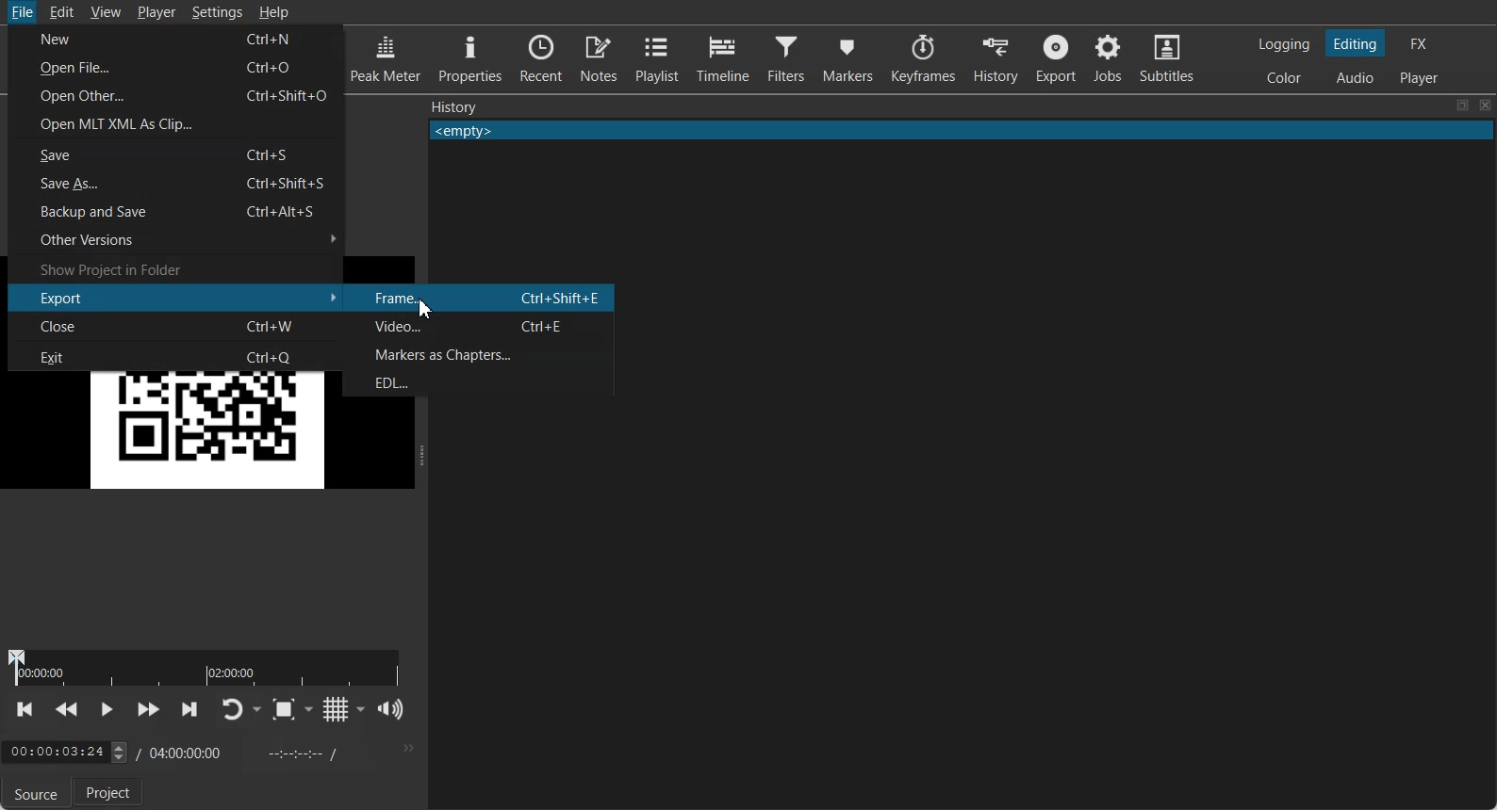 Image resolution: width=1497 pixels, height=810 pixels. What do you see at coordinates (1107, 57) in the screenshot?
I see `Jobs` at bounding box center [1107, 57].